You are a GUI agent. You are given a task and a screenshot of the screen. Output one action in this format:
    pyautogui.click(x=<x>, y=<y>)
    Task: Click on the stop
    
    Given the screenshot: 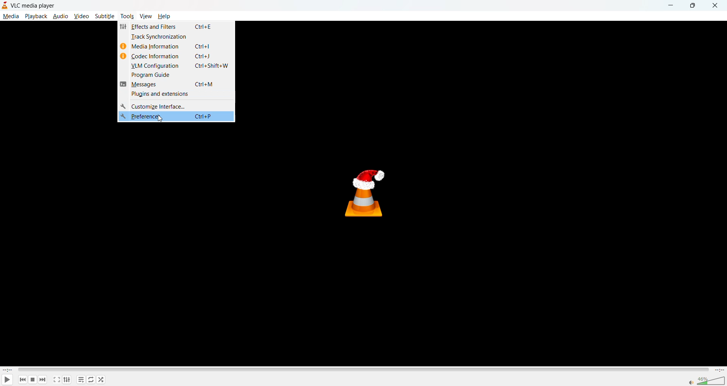 What is the action you would take?
    pyautogui.click(x=31, y=380)
    